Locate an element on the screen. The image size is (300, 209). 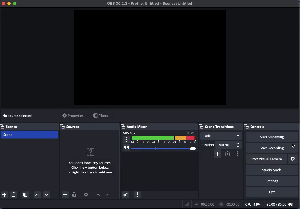
Scenes is located at coordinates (11, 126).